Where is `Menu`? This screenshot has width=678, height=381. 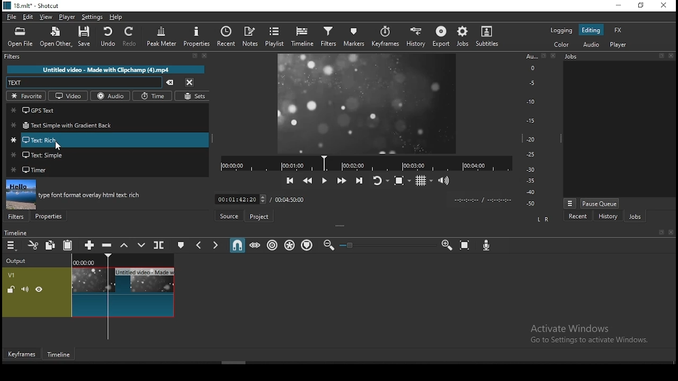
Menu is located at coordinates (570, 203).